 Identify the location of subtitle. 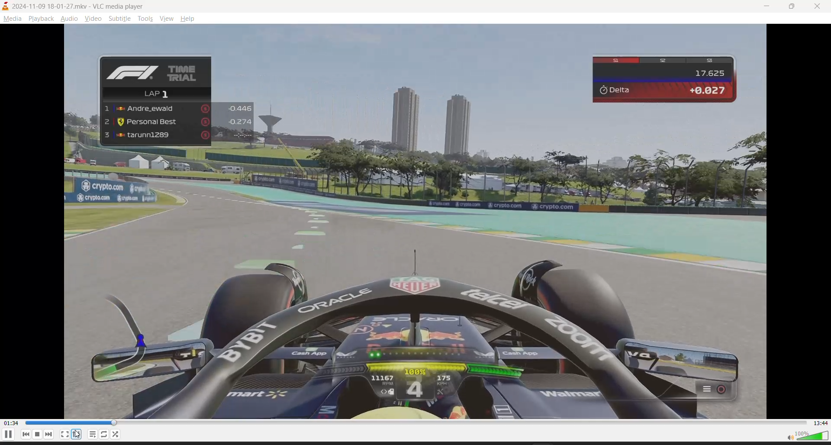
(119, 19).